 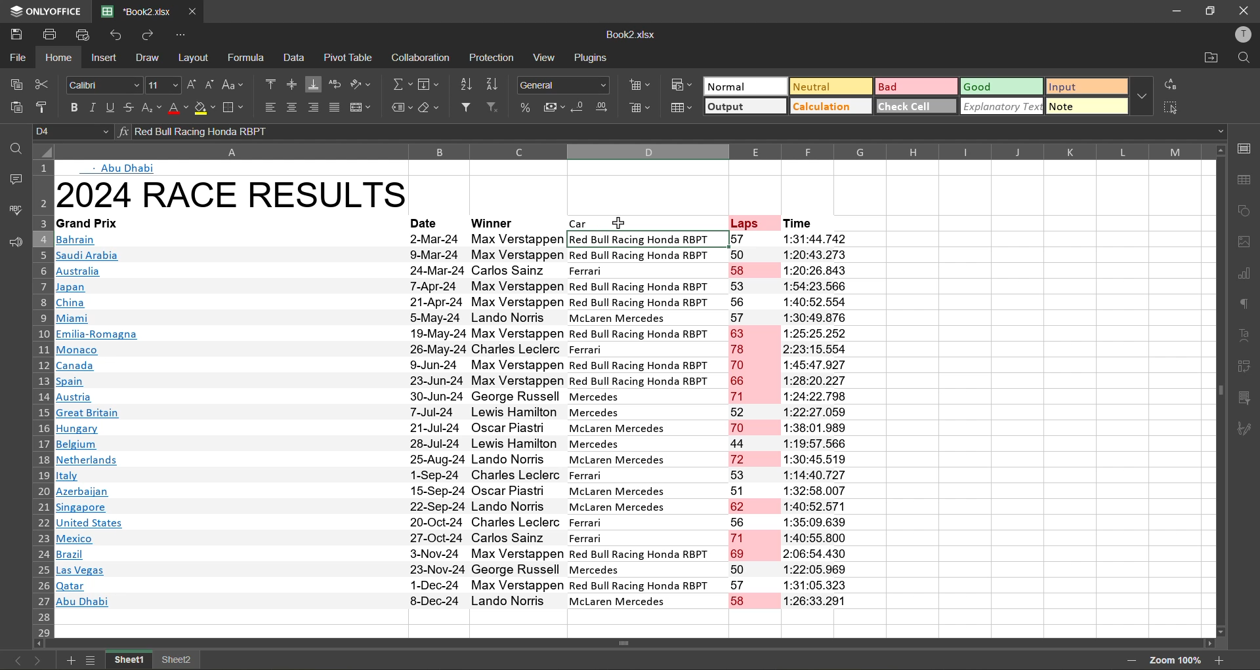 I want to click on note, so click(x=1087, y=107).